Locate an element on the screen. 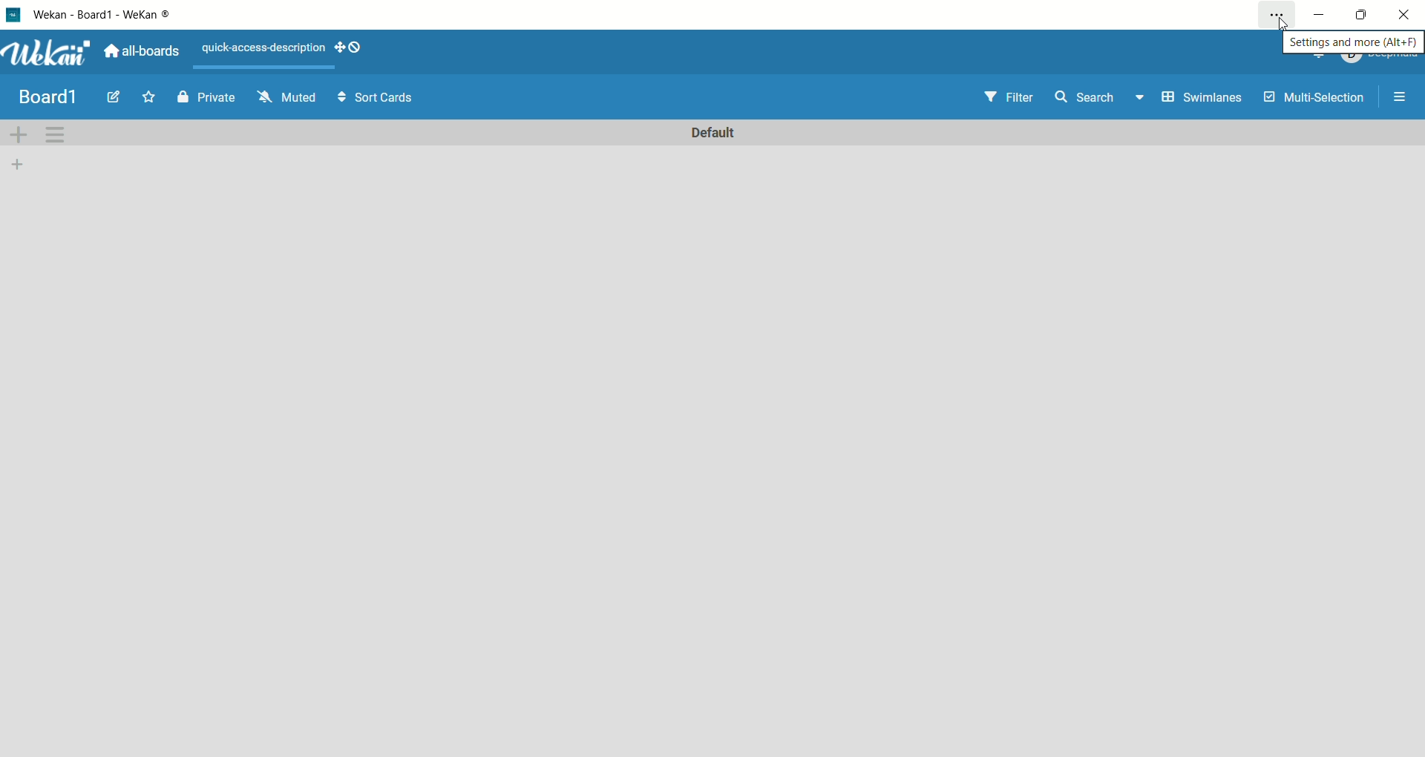  title is located at coordinates (47, 96).